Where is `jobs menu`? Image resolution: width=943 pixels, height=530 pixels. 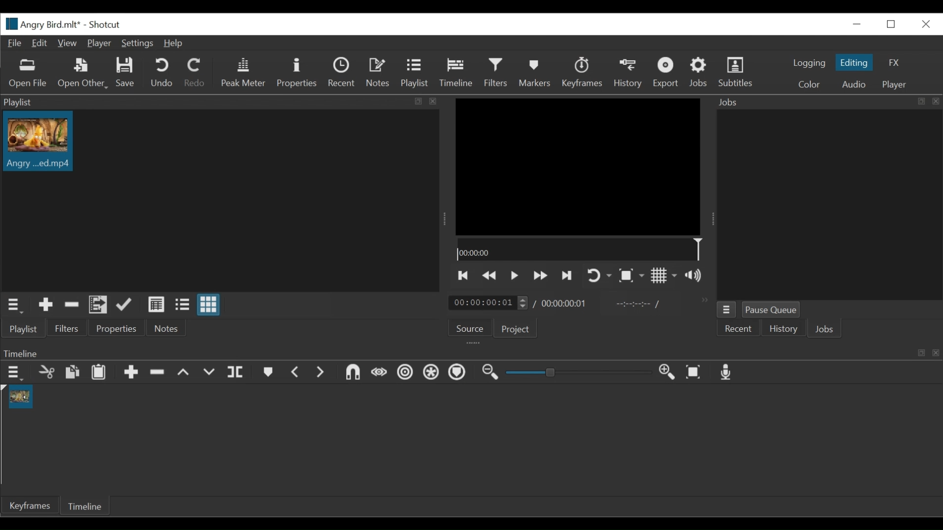
jobs menu is located at coordinates (726, 310).